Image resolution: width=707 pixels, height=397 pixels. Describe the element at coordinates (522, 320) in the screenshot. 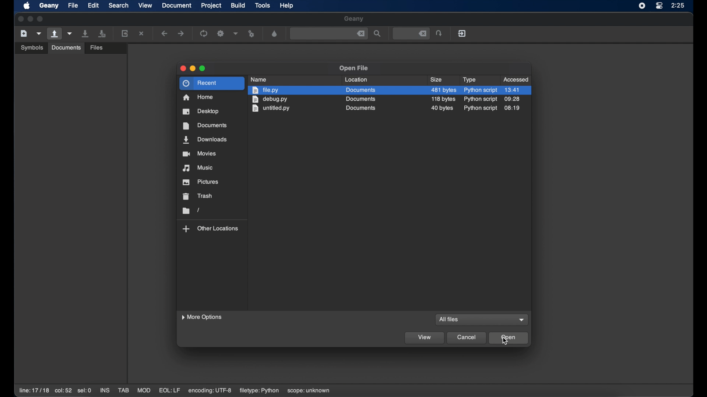

I see `dropdown` at that location.